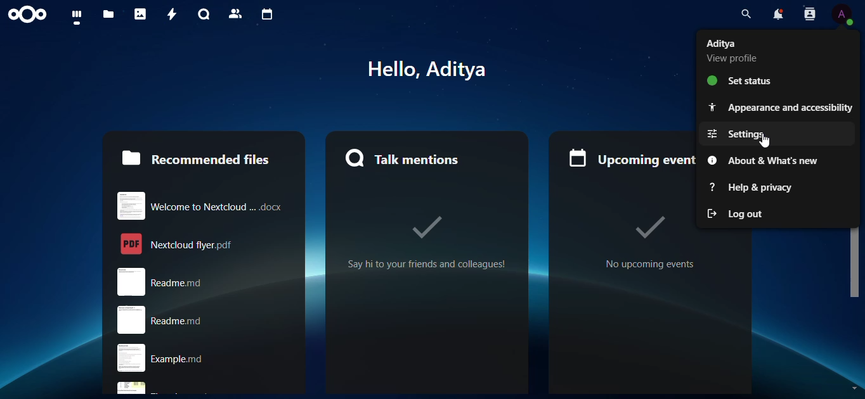  What do you see at coordinates (141, 14) in the screenshot?
I see `photos` at bounding box center [141, 14].